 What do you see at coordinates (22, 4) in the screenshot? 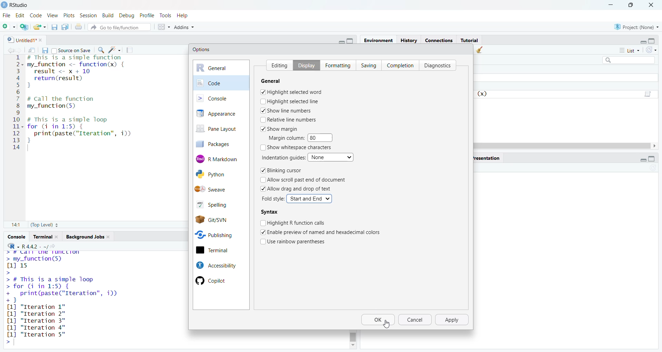
I see `RStudio` at bounding box center [22, 4].